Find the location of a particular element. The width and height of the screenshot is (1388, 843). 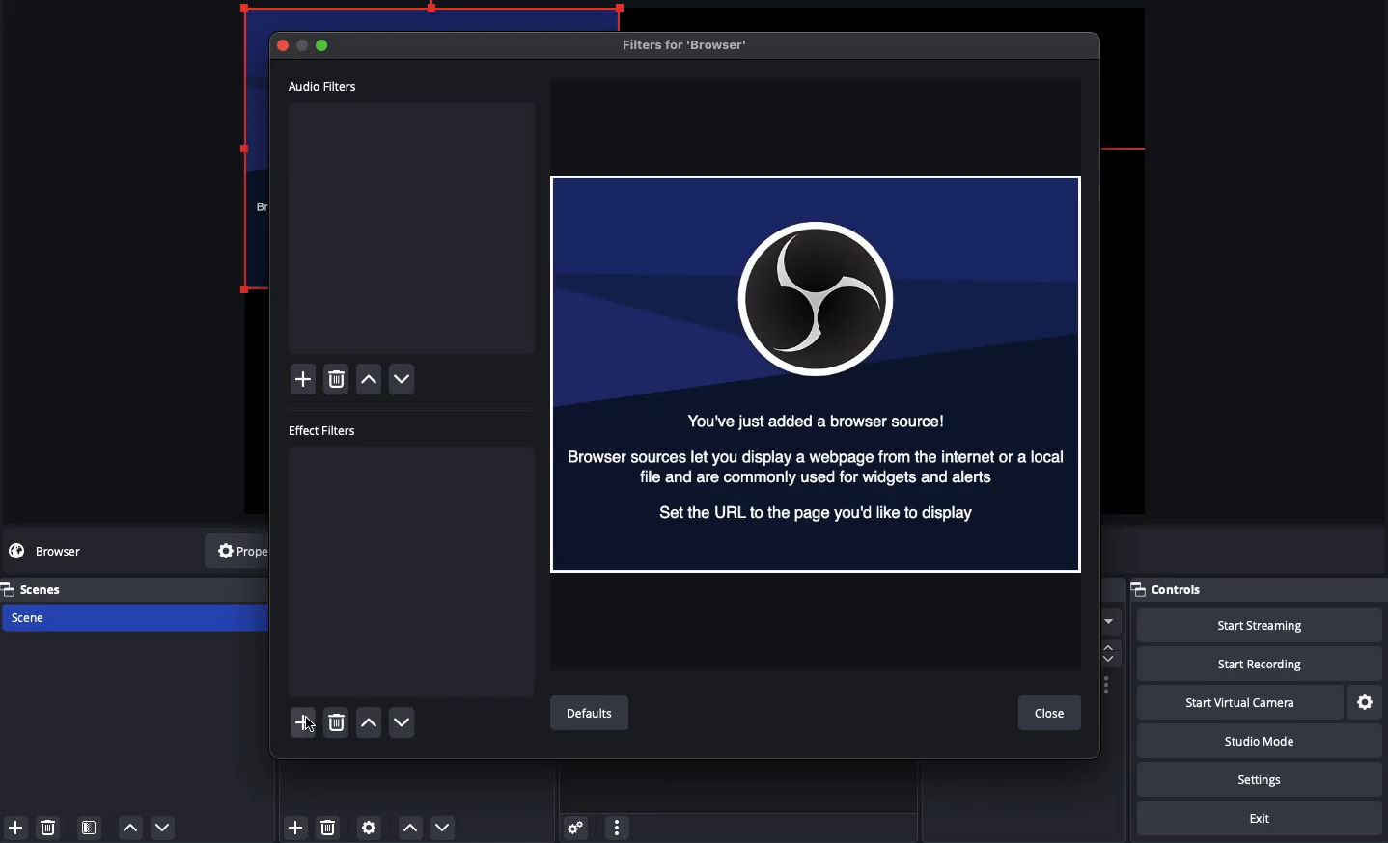

button is located at coordinates (302, 44).